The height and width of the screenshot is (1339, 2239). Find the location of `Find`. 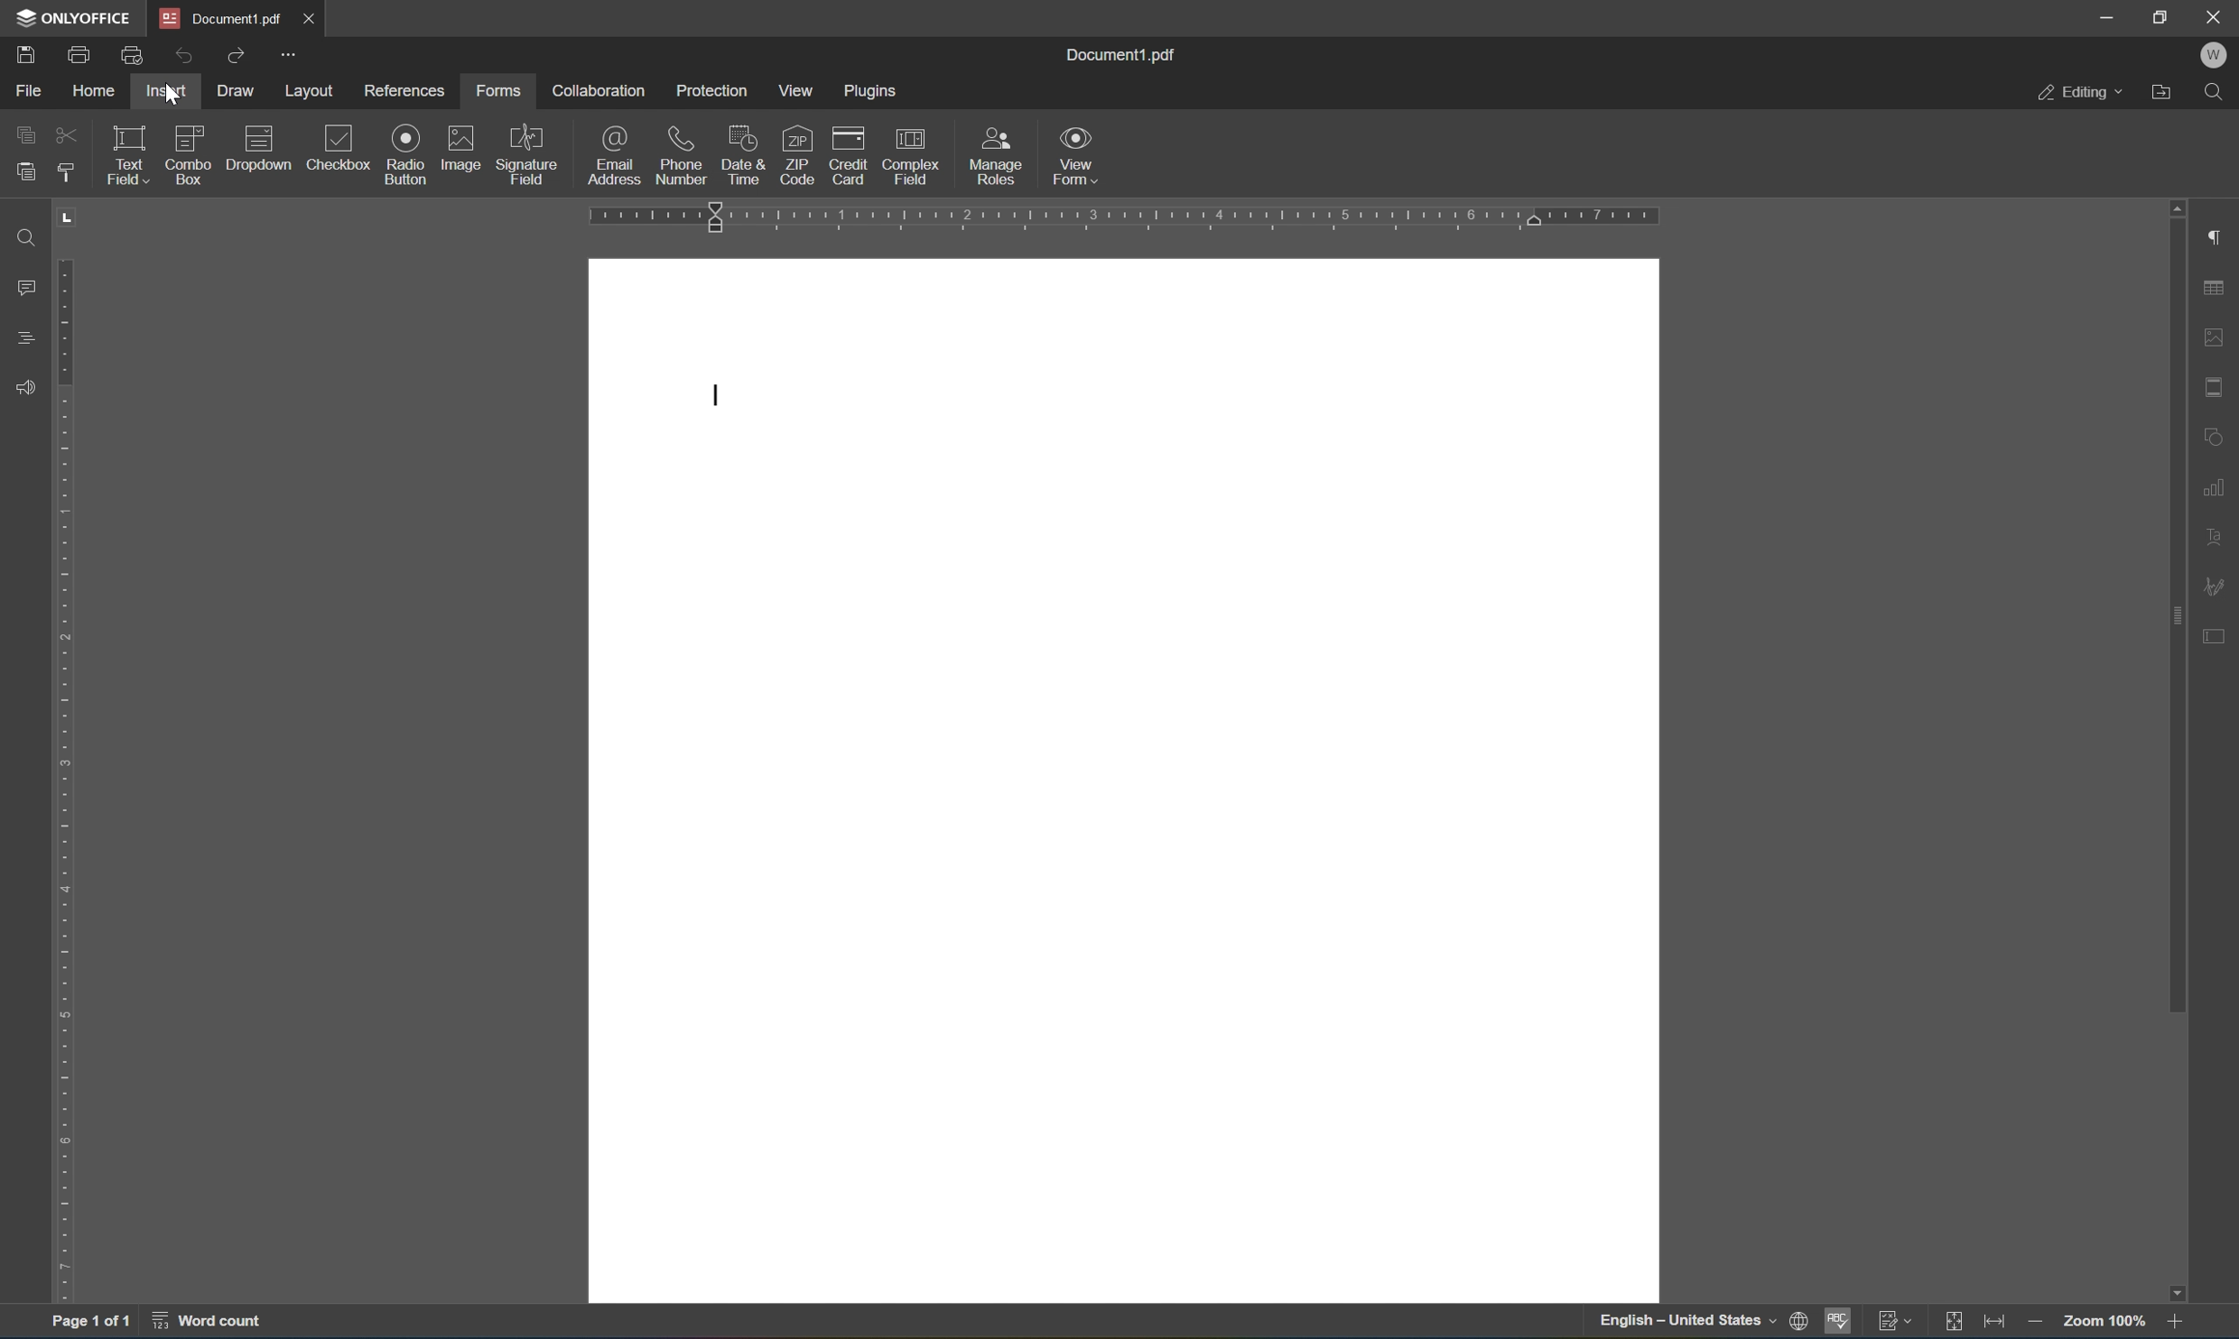

Find is located at coordinates (2213, 93).